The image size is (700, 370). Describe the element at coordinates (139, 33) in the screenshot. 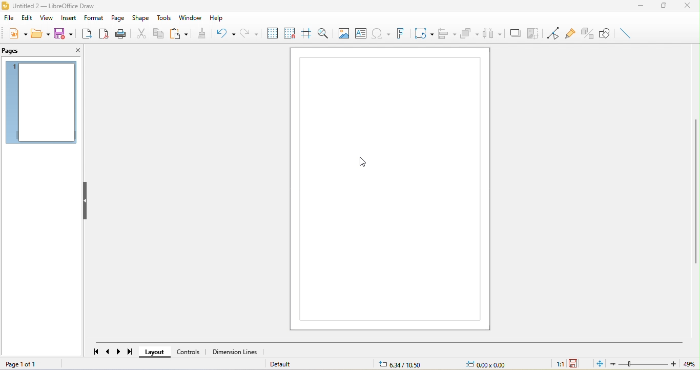

I see `cut` at that location.